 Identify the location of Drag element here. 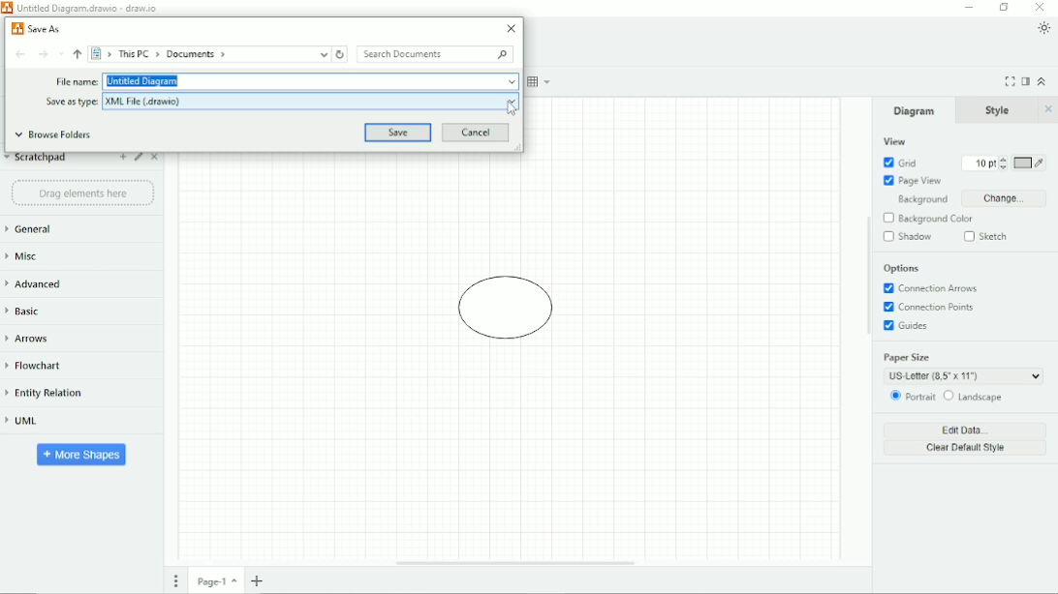
(82, 193).